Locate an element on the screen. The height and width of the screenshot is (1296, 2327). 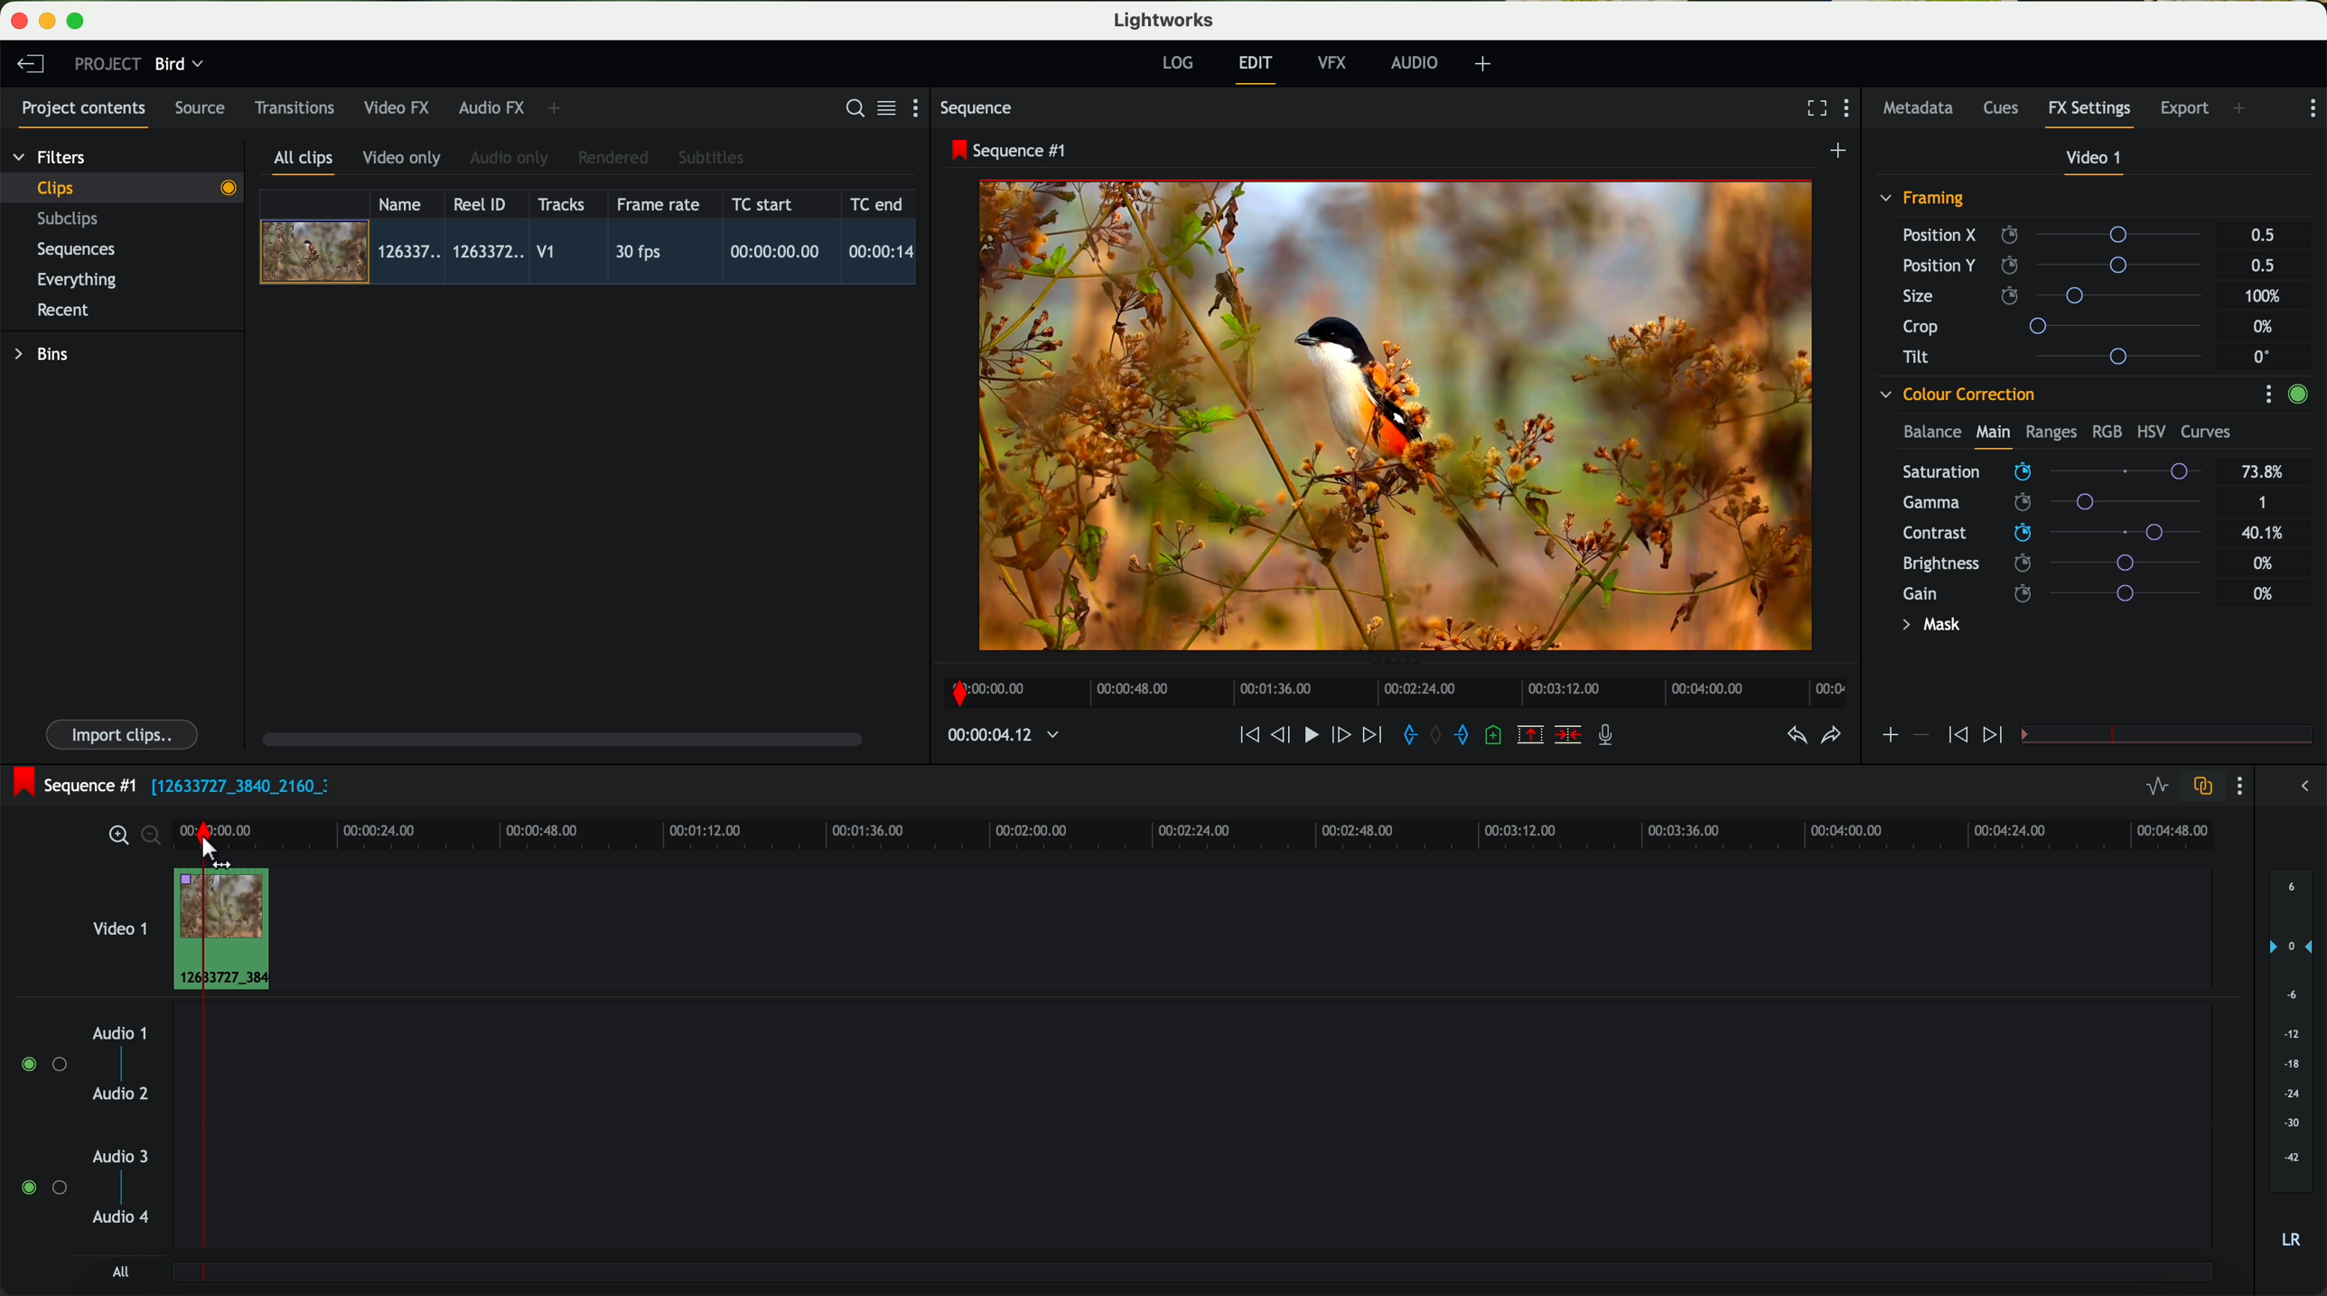
add a cue at the current position is located at coordinates (1496, 736).